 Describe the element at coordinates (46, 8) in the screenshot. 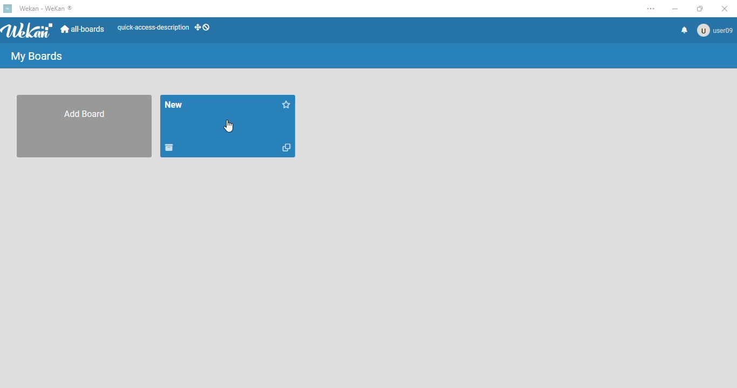

I see `wekan - wekan` at that location.